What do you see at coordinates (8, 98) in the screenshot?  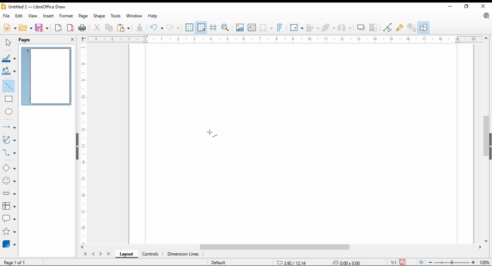 I see `rectangle` at bounding box center [8, 98].